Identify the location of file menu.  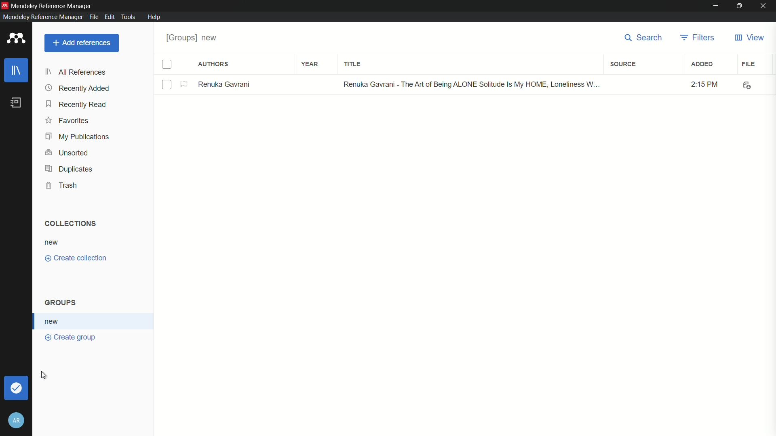
(94, 17).